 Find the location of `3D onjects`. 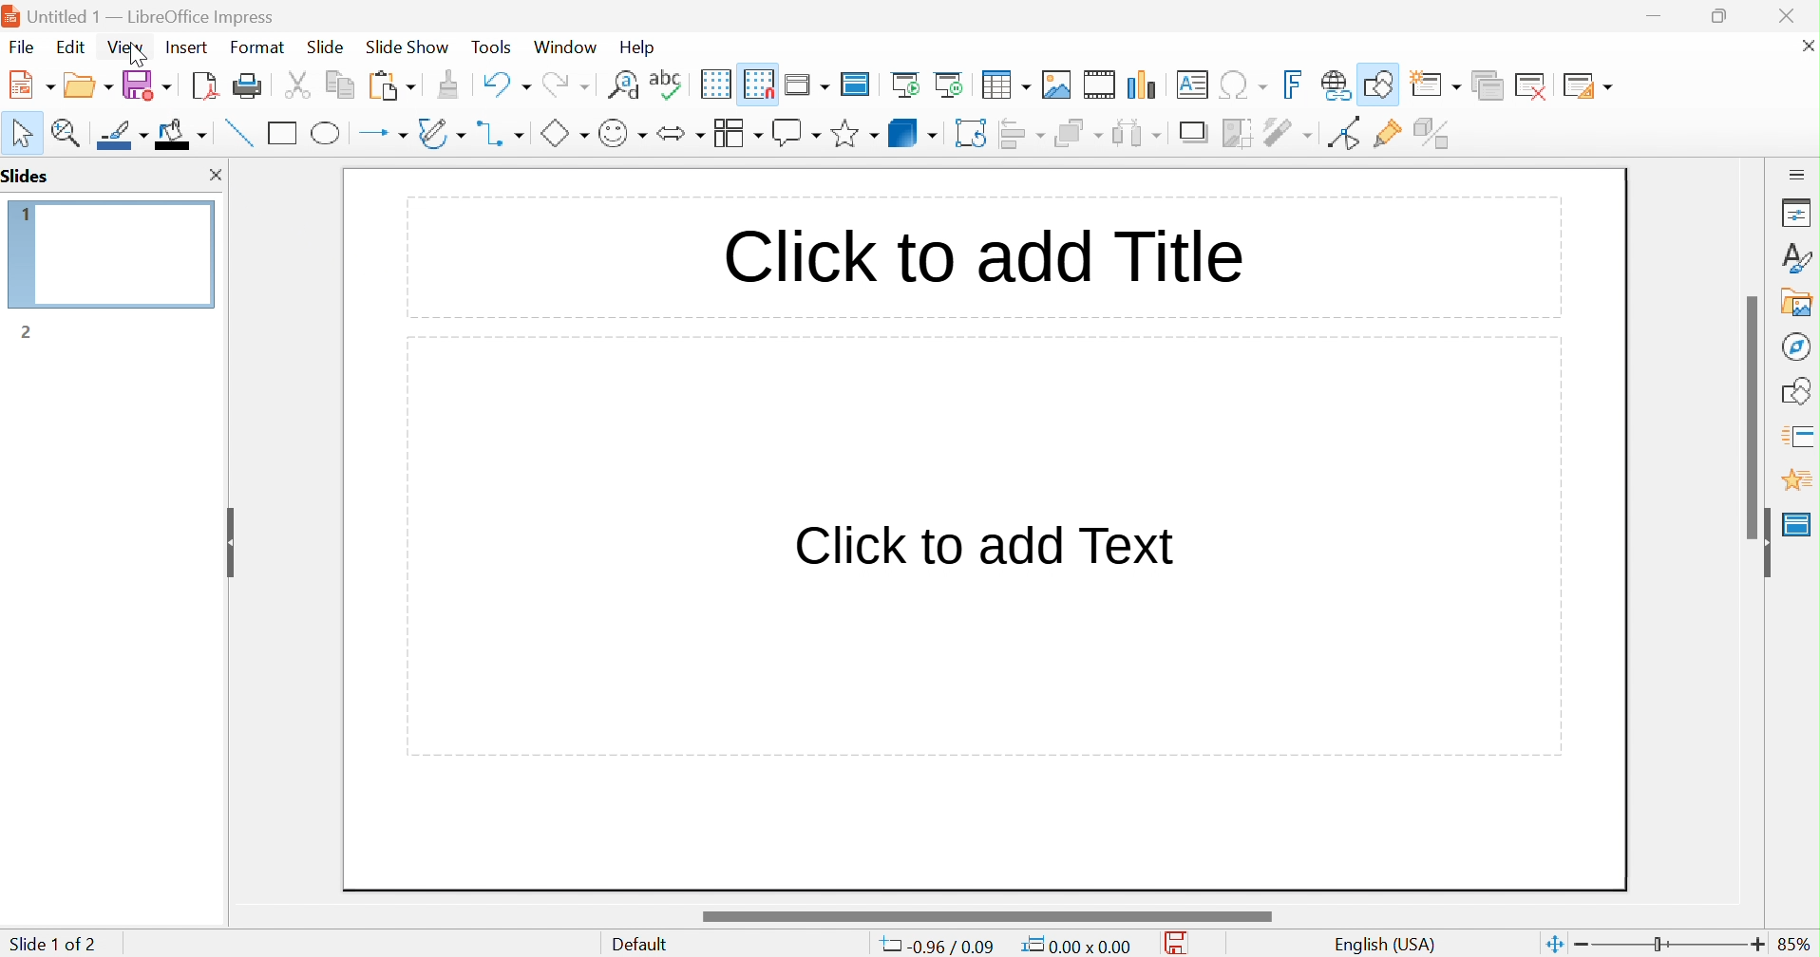

3D onjects is located at coordinates (913, 132).